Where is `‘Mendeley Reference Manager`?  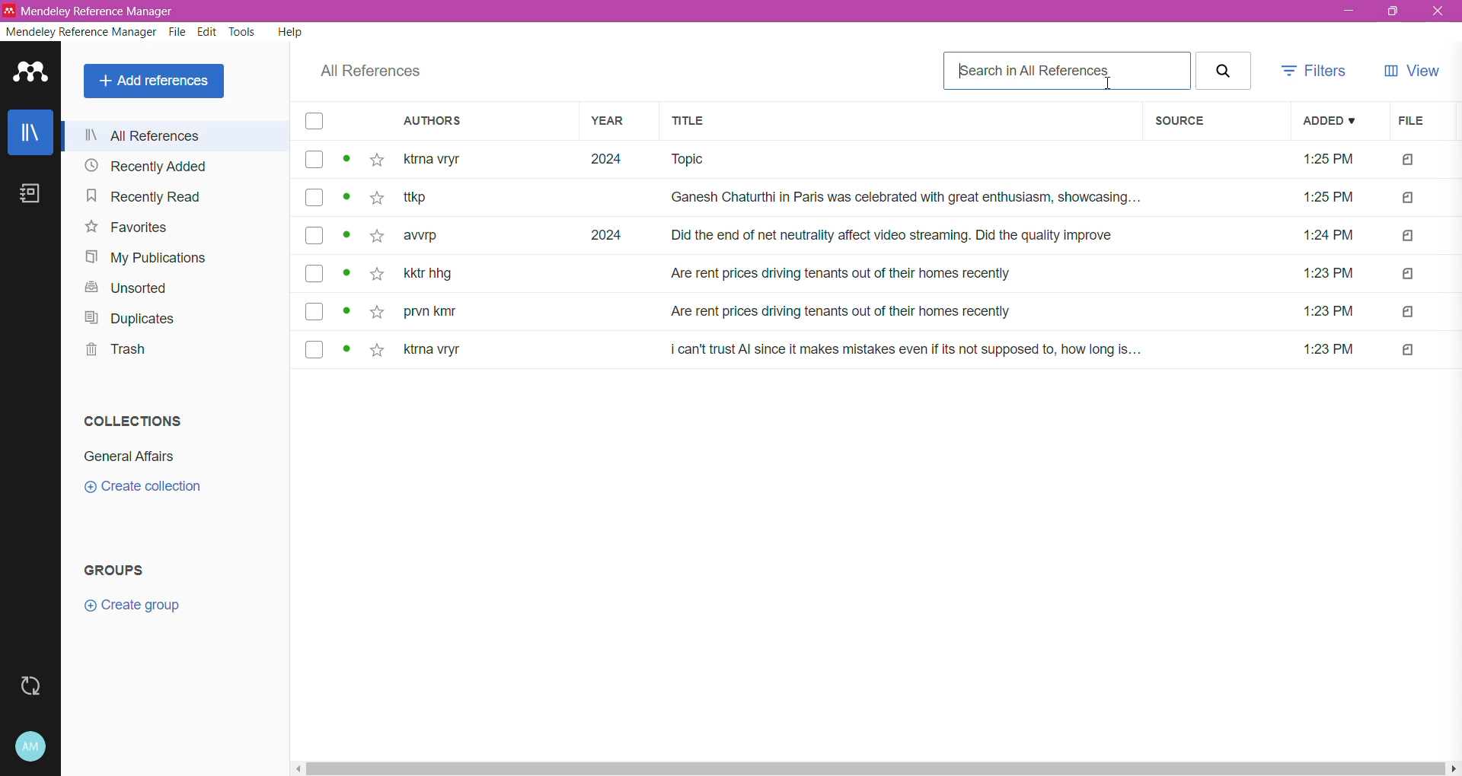 ‘Mendeley Reference Manager is located at coordinates (93, 9).